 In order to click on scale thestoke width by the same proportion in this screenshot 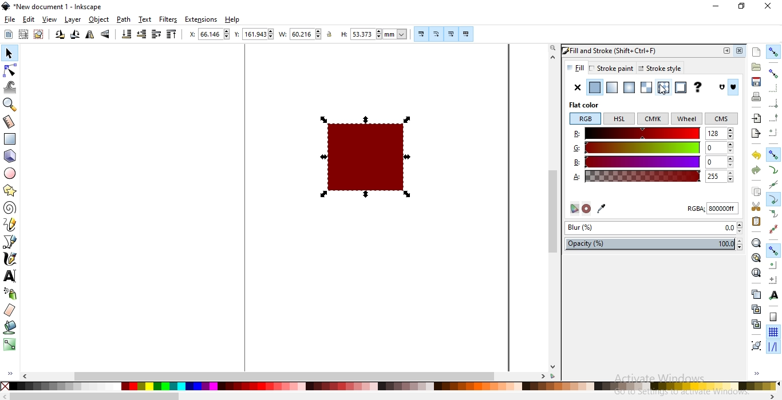, I will do `click(420, 34)`.